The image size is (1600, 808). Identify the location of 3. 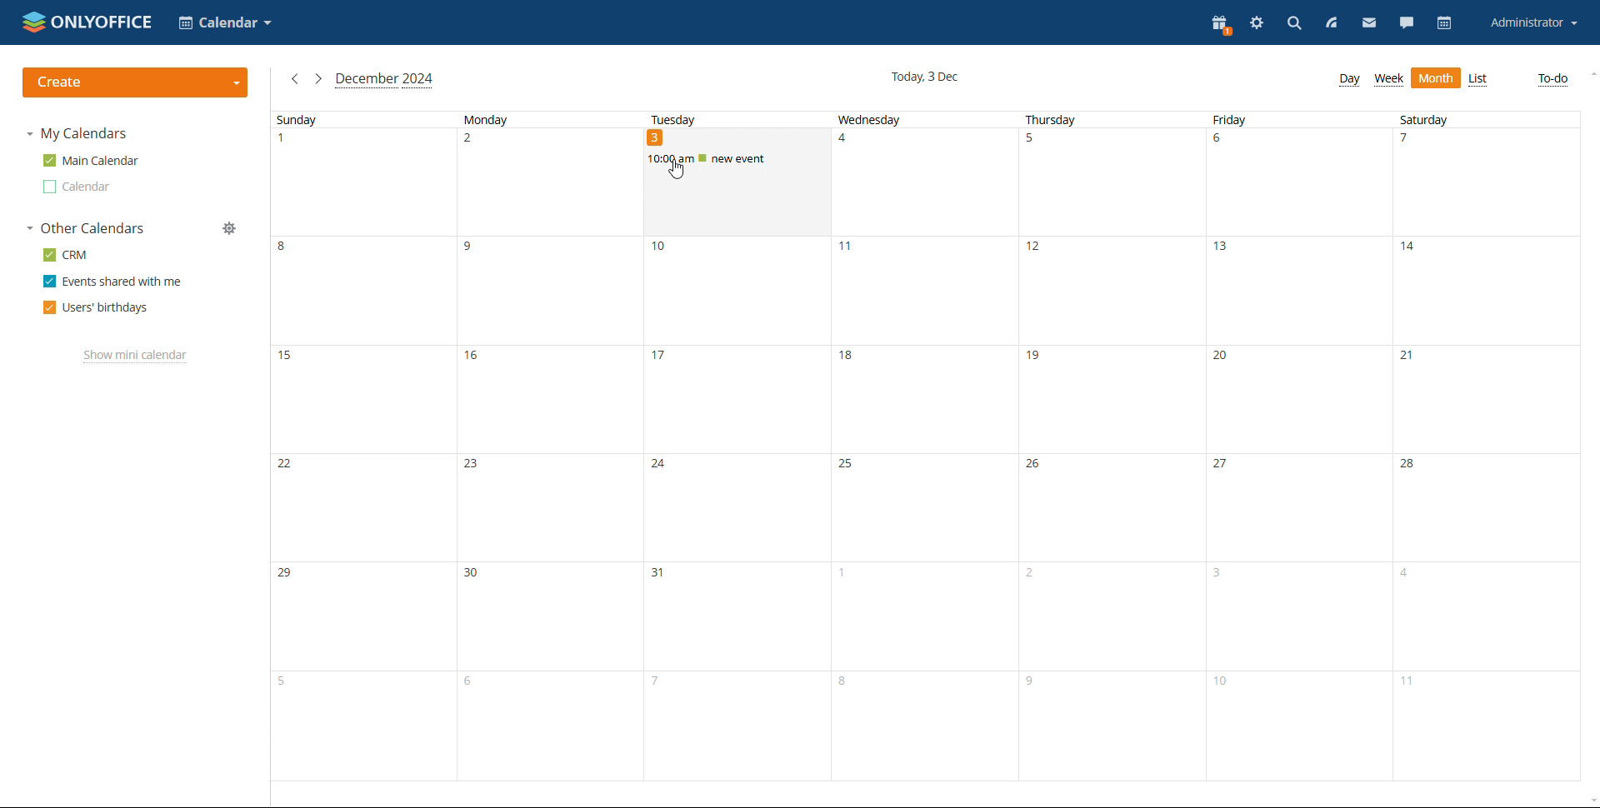
(735, 212).